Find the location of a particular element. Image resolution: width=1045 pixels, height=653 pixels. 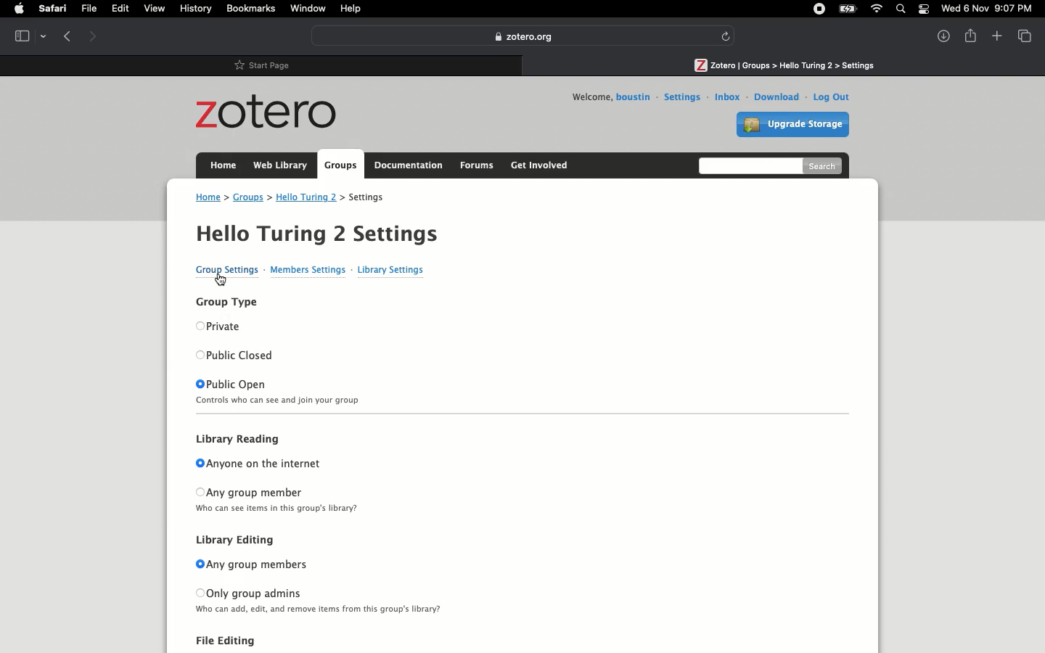

Notification bar is located at coordinates (922, 11).